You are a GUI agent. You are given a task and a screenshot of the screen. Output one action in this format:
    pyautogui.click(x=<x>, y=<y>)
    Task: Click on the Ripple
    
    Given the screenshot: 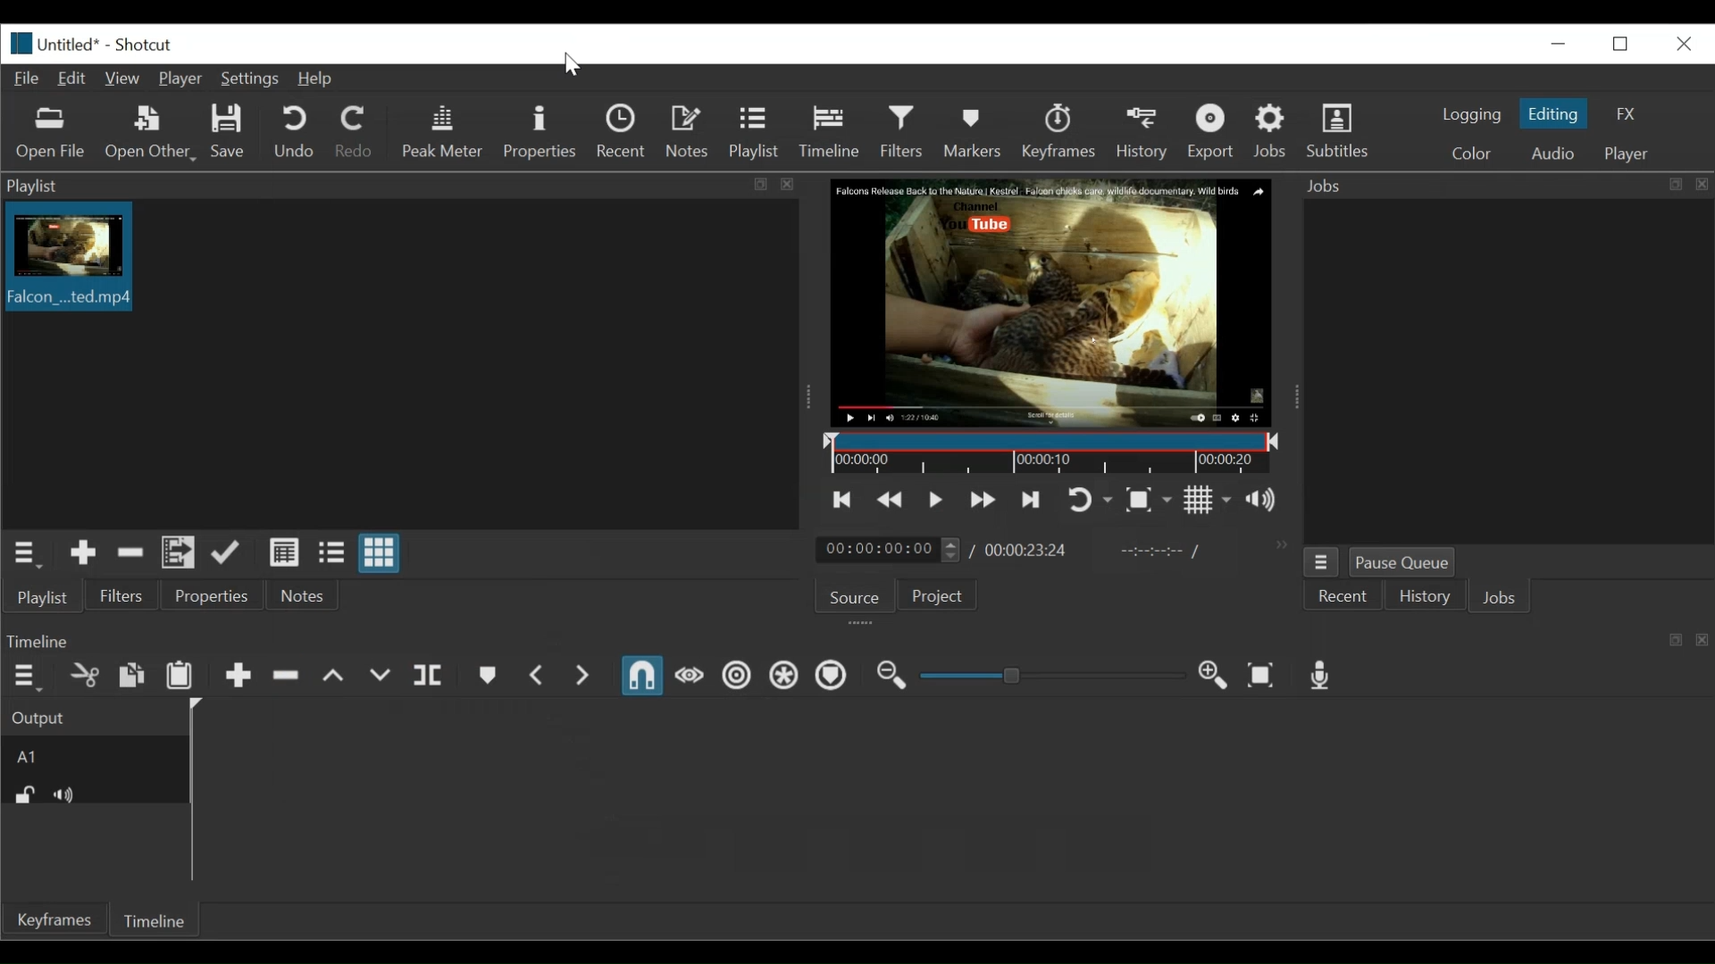 What is the action you would take?
    pyautogui.click(x=738, y=678)
    